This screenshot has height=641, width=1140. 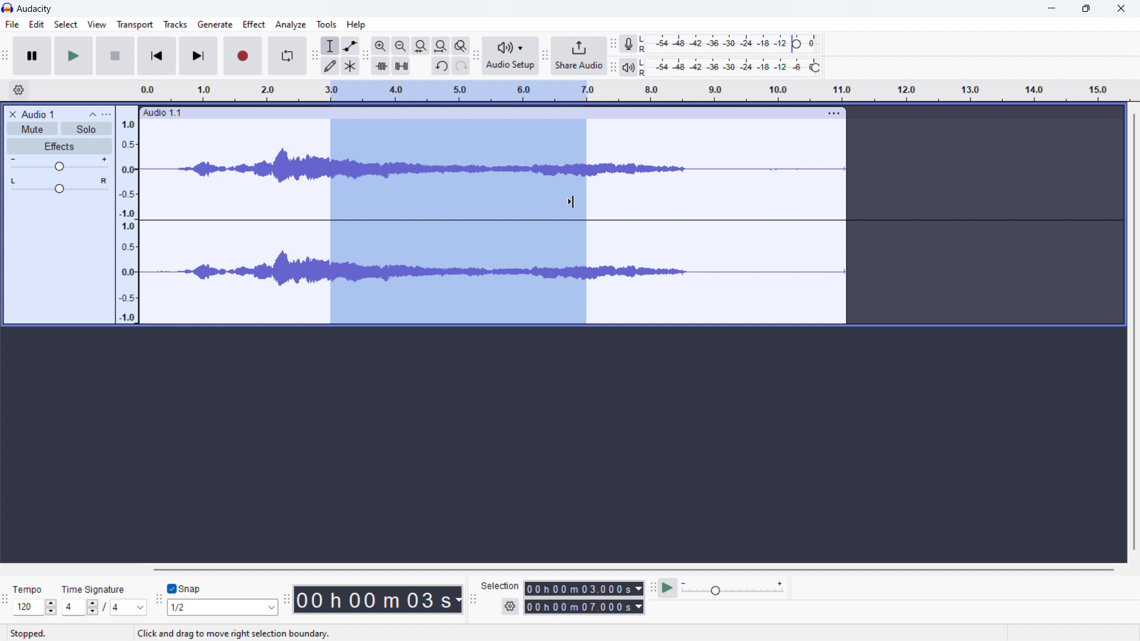 What do you see at coordinates (37, 24) in the screenshot?
I see `edit` at bounding box center [37, 24].